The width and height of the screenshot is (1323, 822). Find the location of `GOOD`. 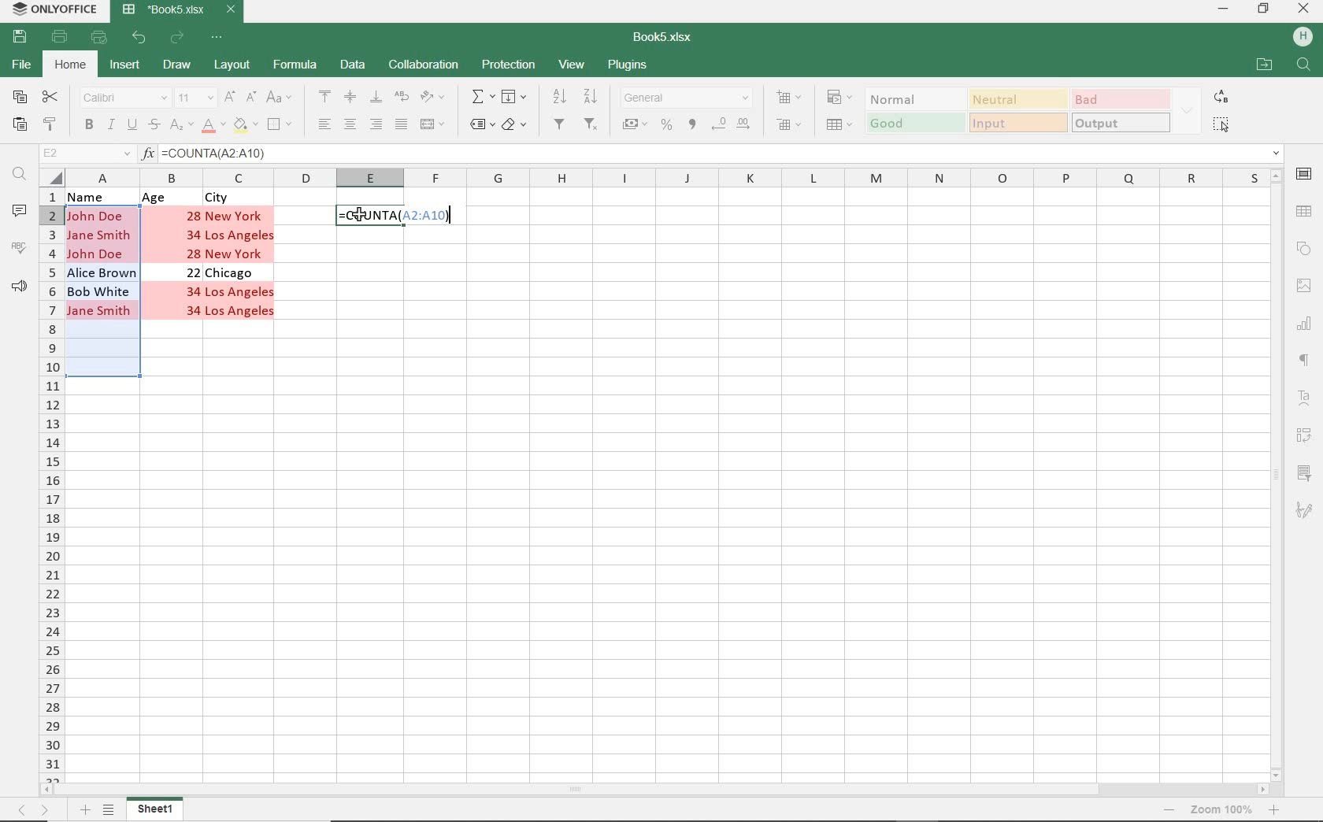

GOOD is located at coordinates (916, 124).